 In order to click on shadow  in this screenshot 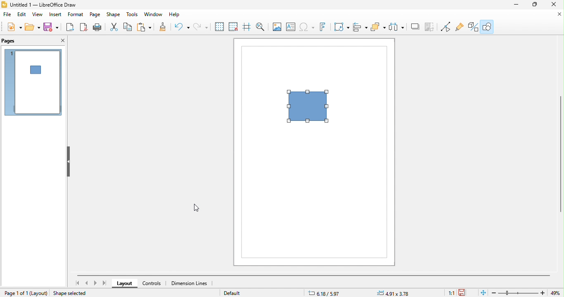, I will do `click(396, 27)`.